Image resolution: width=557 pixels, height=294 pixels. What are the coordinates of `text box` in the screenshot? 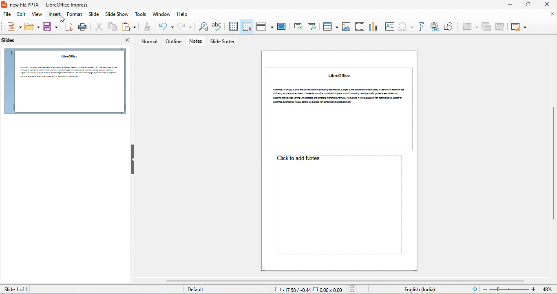 It's located at (389, 26).